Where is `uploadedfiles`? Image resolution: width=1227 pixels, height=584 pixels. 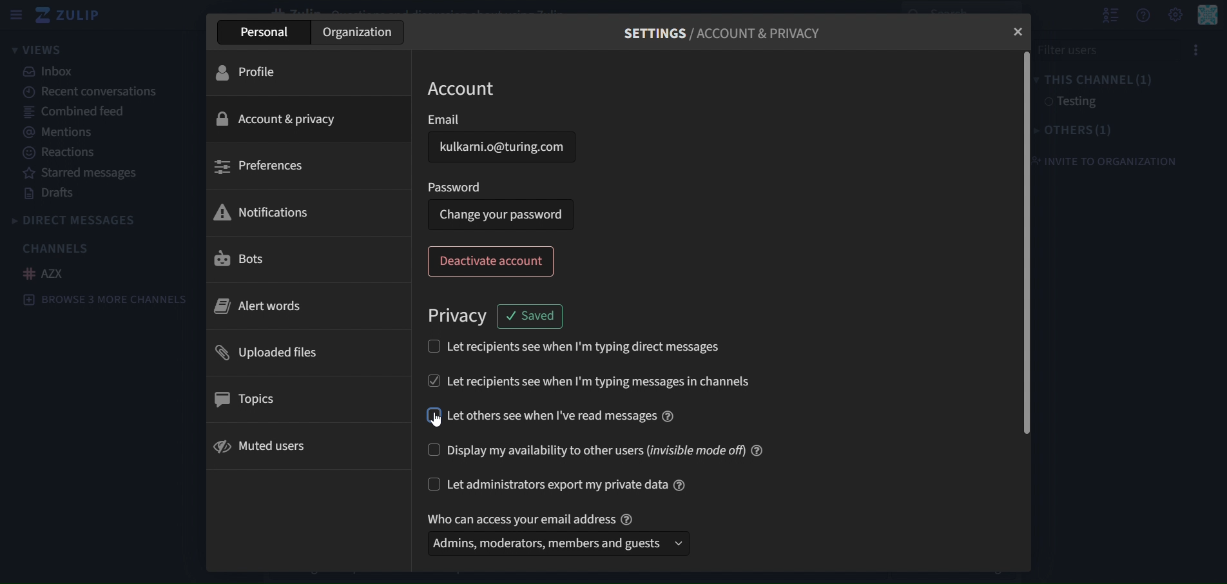 uploadedfiles is located at coordinates (271, 354).